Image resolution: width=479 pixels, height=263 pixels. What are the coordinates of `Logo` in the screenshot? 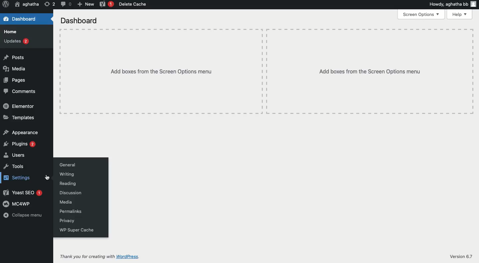 It's located at (6, 5).